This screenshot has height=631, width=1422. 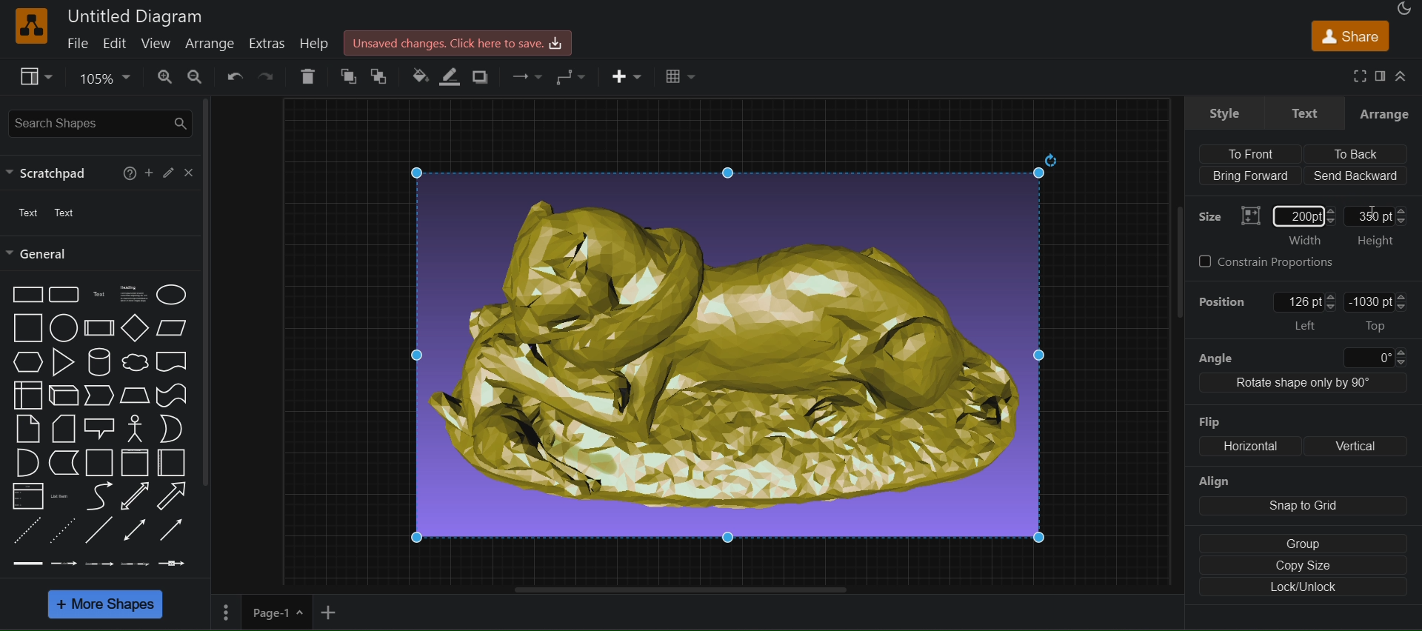 I want to click on edit, so click(x=167, y=172).